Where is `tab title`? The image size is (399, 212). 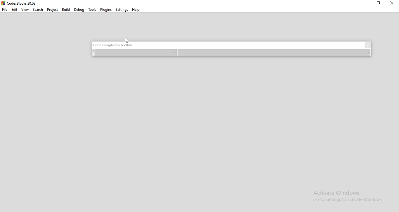 tab title is located at coordinates (115, 45).